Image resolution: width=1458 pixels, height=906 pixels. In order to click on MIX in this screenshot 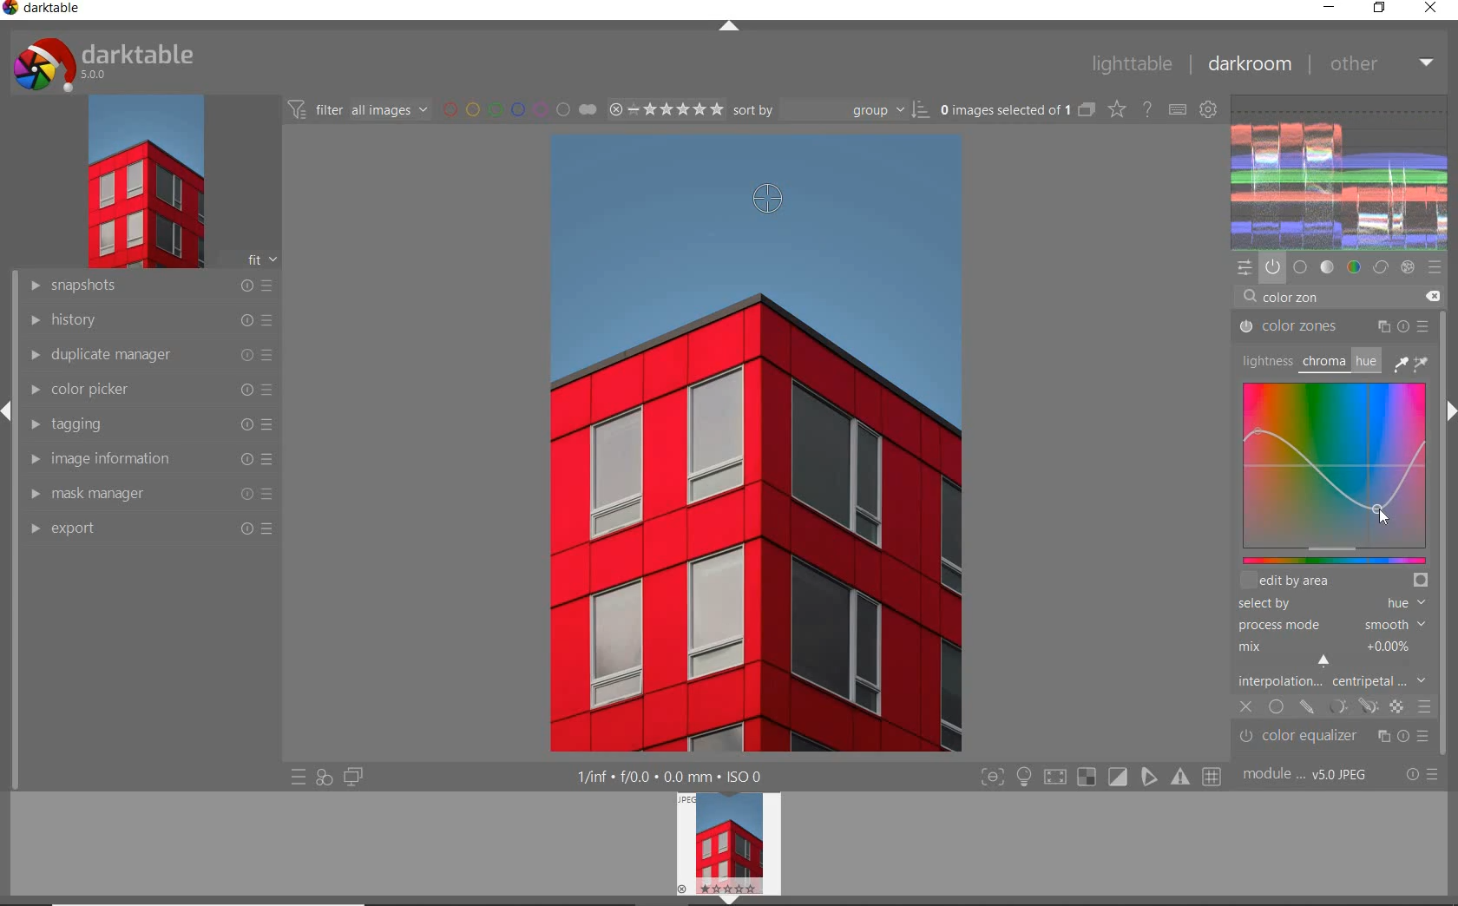, I will do `click(1330, 650)`.